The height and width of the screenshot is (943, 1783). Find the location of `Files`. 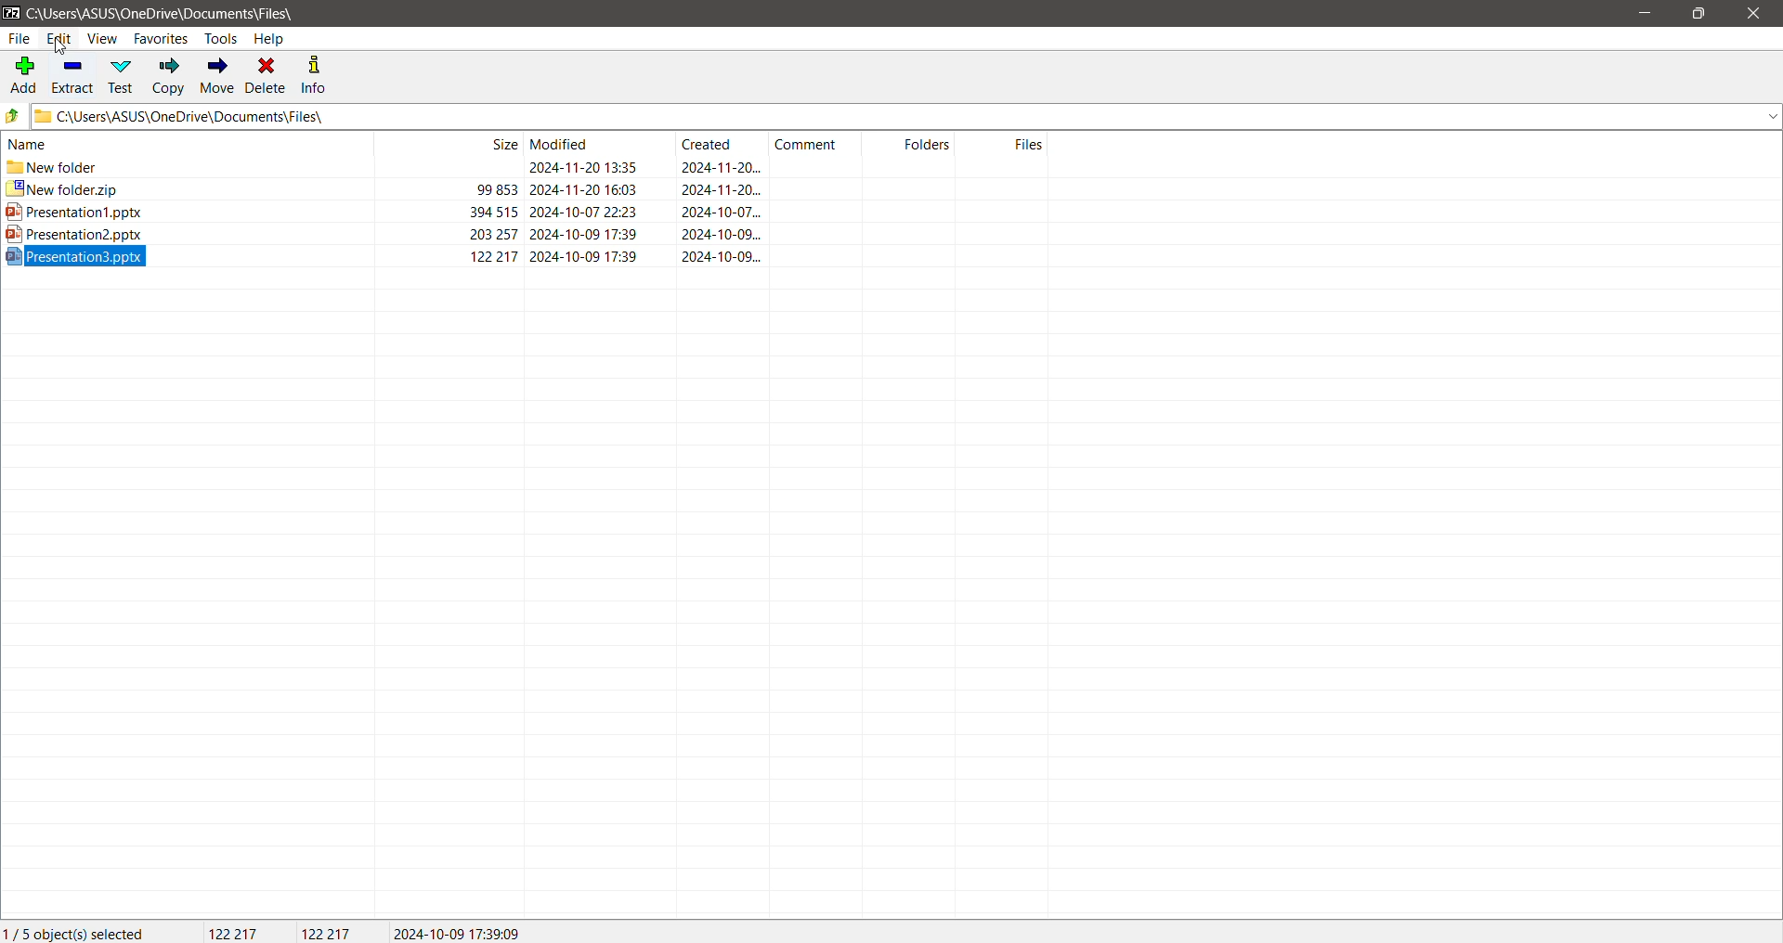

Files is located at coordinates (1006, 144).